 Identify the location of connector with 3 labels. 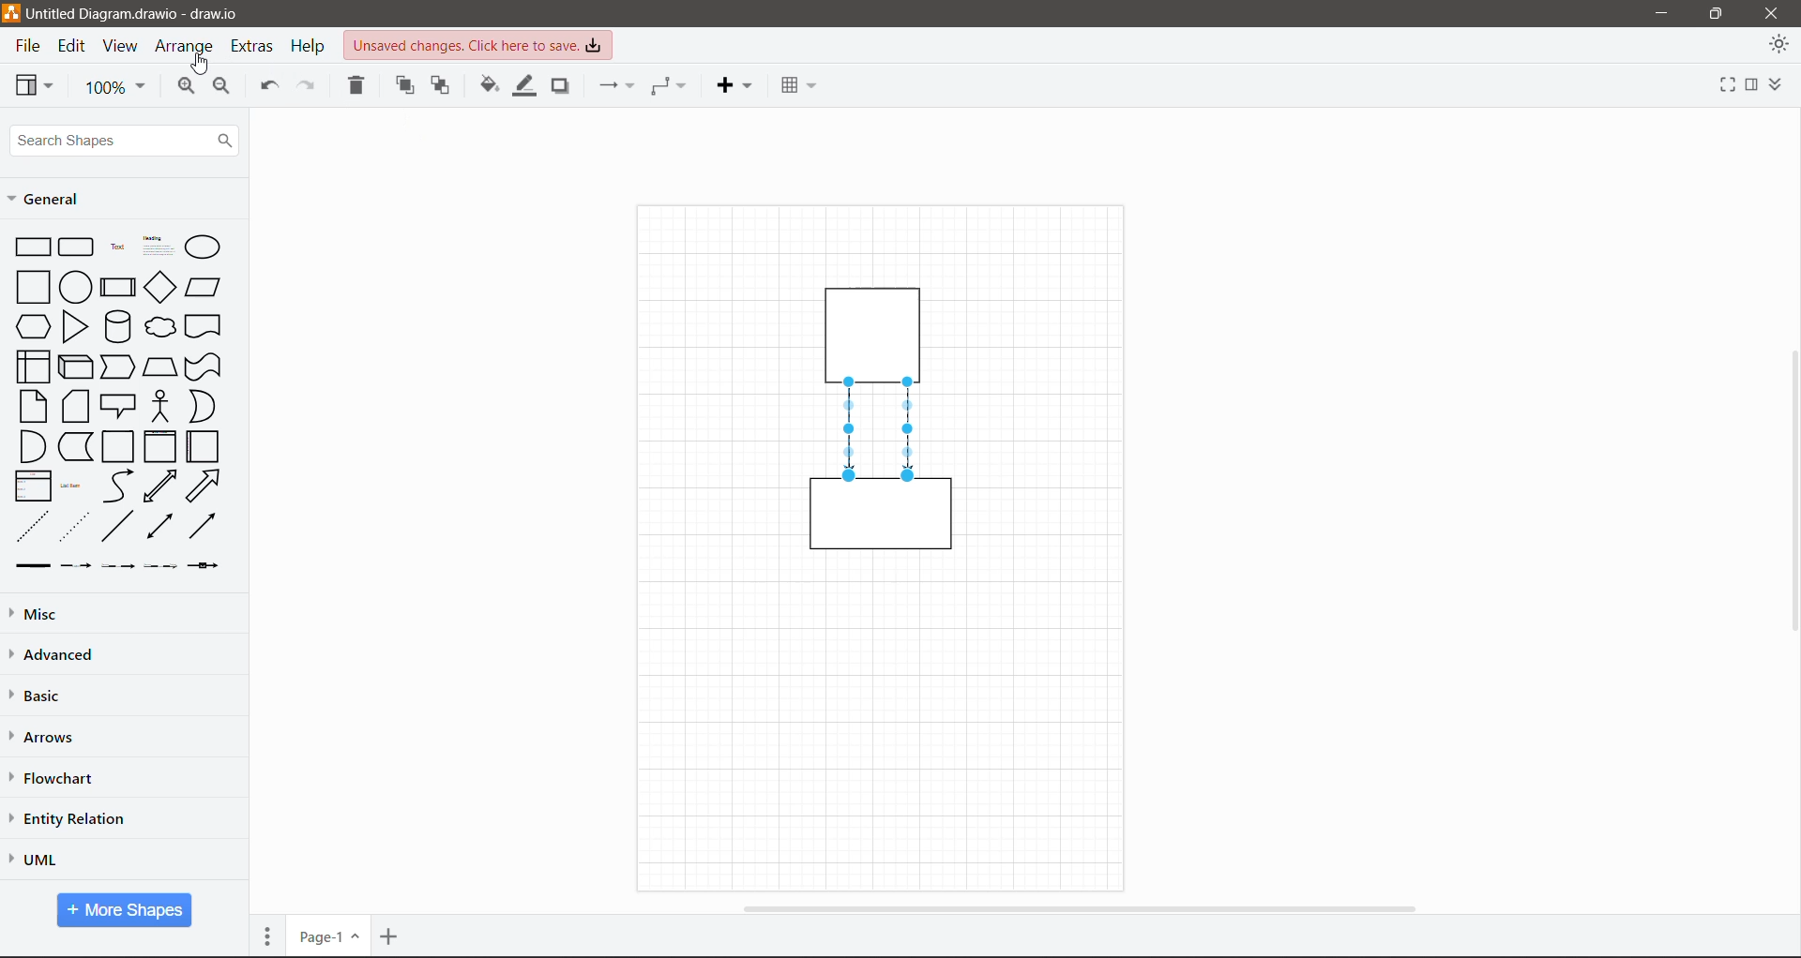
(161, 566).